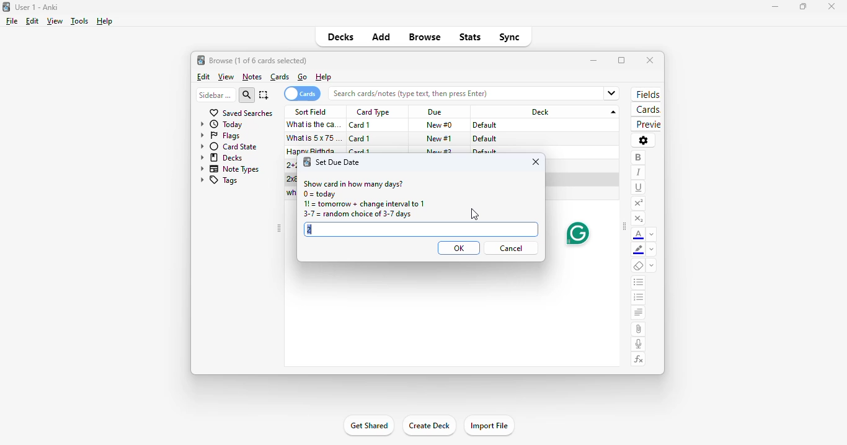  Describe the element at coordinates (639, 344) in the screenshot. I see `record audio` at that location.